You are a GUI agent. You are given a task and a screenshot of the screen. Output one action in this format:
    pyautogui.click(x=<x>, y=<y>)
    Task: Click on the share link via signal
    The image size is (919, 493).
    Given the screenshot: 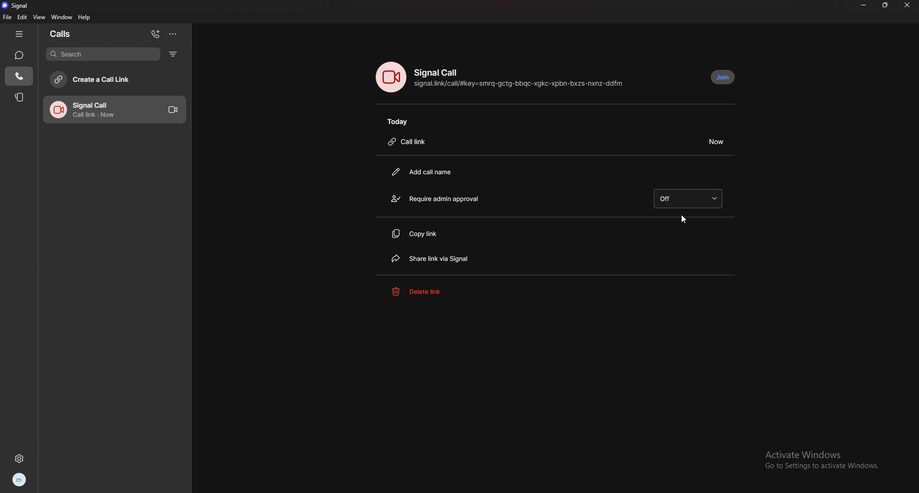 What is the action you would take?
    pyautogui.click(x=436, y=257)
    